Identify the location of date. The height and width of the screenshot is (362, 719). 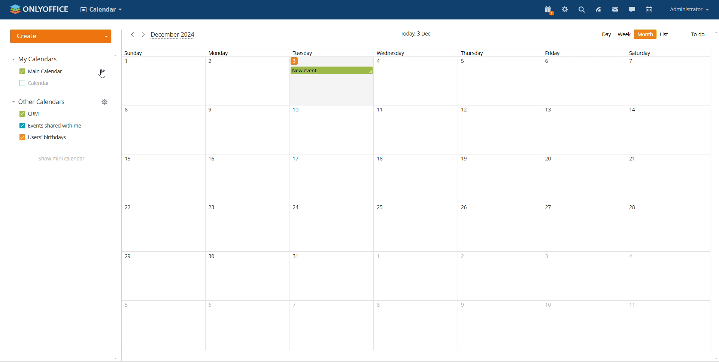
(669, 129).